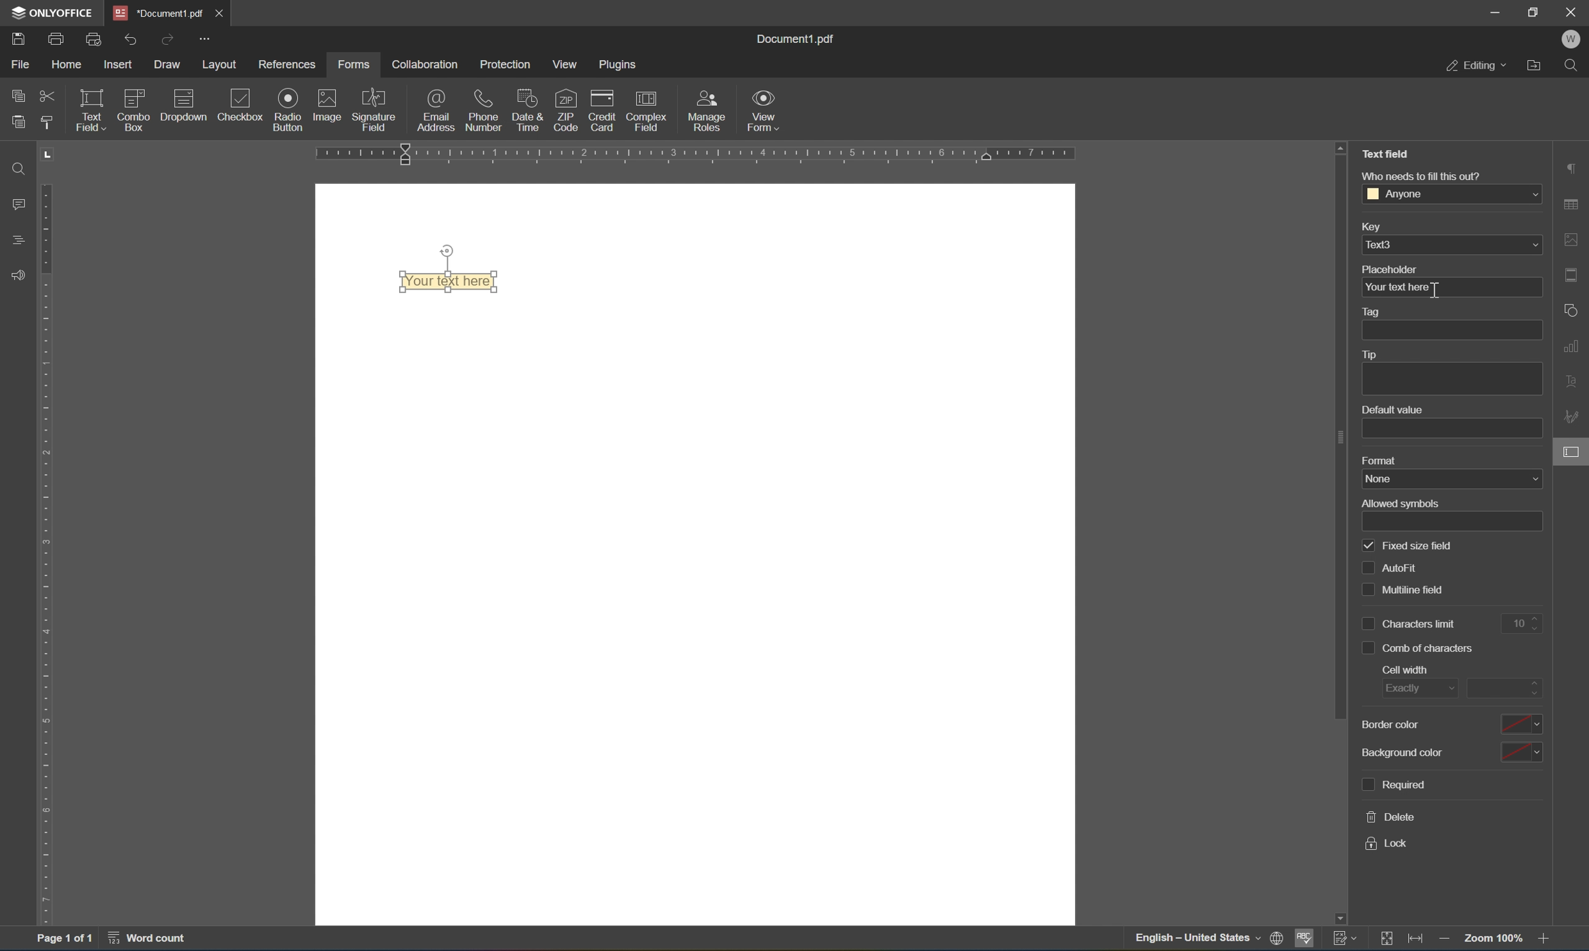 The height and width of the screenshot is (951, 1589). Describe the element at coordinates (220, 65) in the screenshot. I see `layout` at that location.